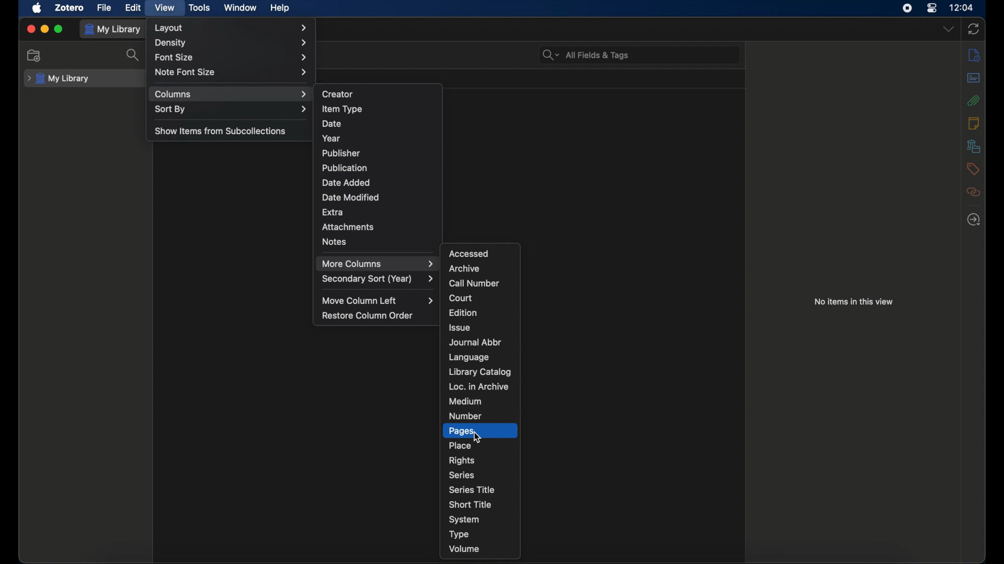 Image resolution: width=1004 pixels, height=564 pixels. Describe the element at coordinates (29, 29) in the screenshot. I see `close` at that location.